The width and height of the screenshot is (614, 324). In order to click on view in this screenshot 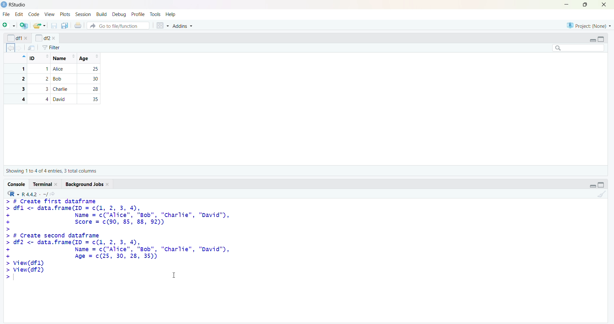, I will do `click(50, 15)`.